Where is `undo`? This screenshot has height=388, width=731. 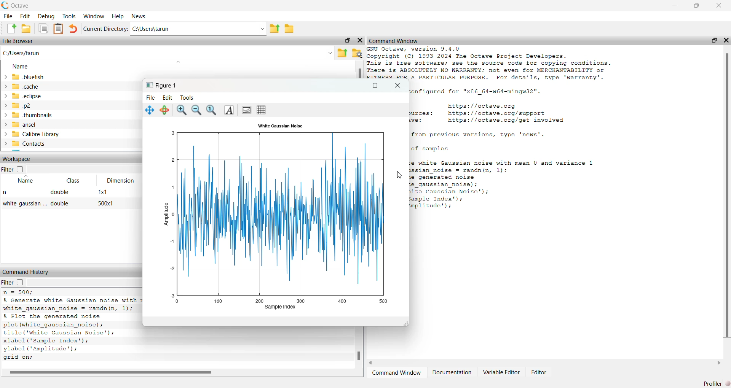
undo is located at coordinates (73, 29).